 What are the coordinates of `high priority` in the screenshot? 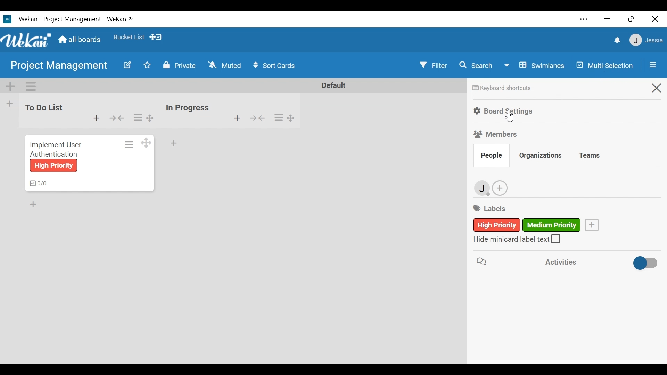 It's located at (52, 166).